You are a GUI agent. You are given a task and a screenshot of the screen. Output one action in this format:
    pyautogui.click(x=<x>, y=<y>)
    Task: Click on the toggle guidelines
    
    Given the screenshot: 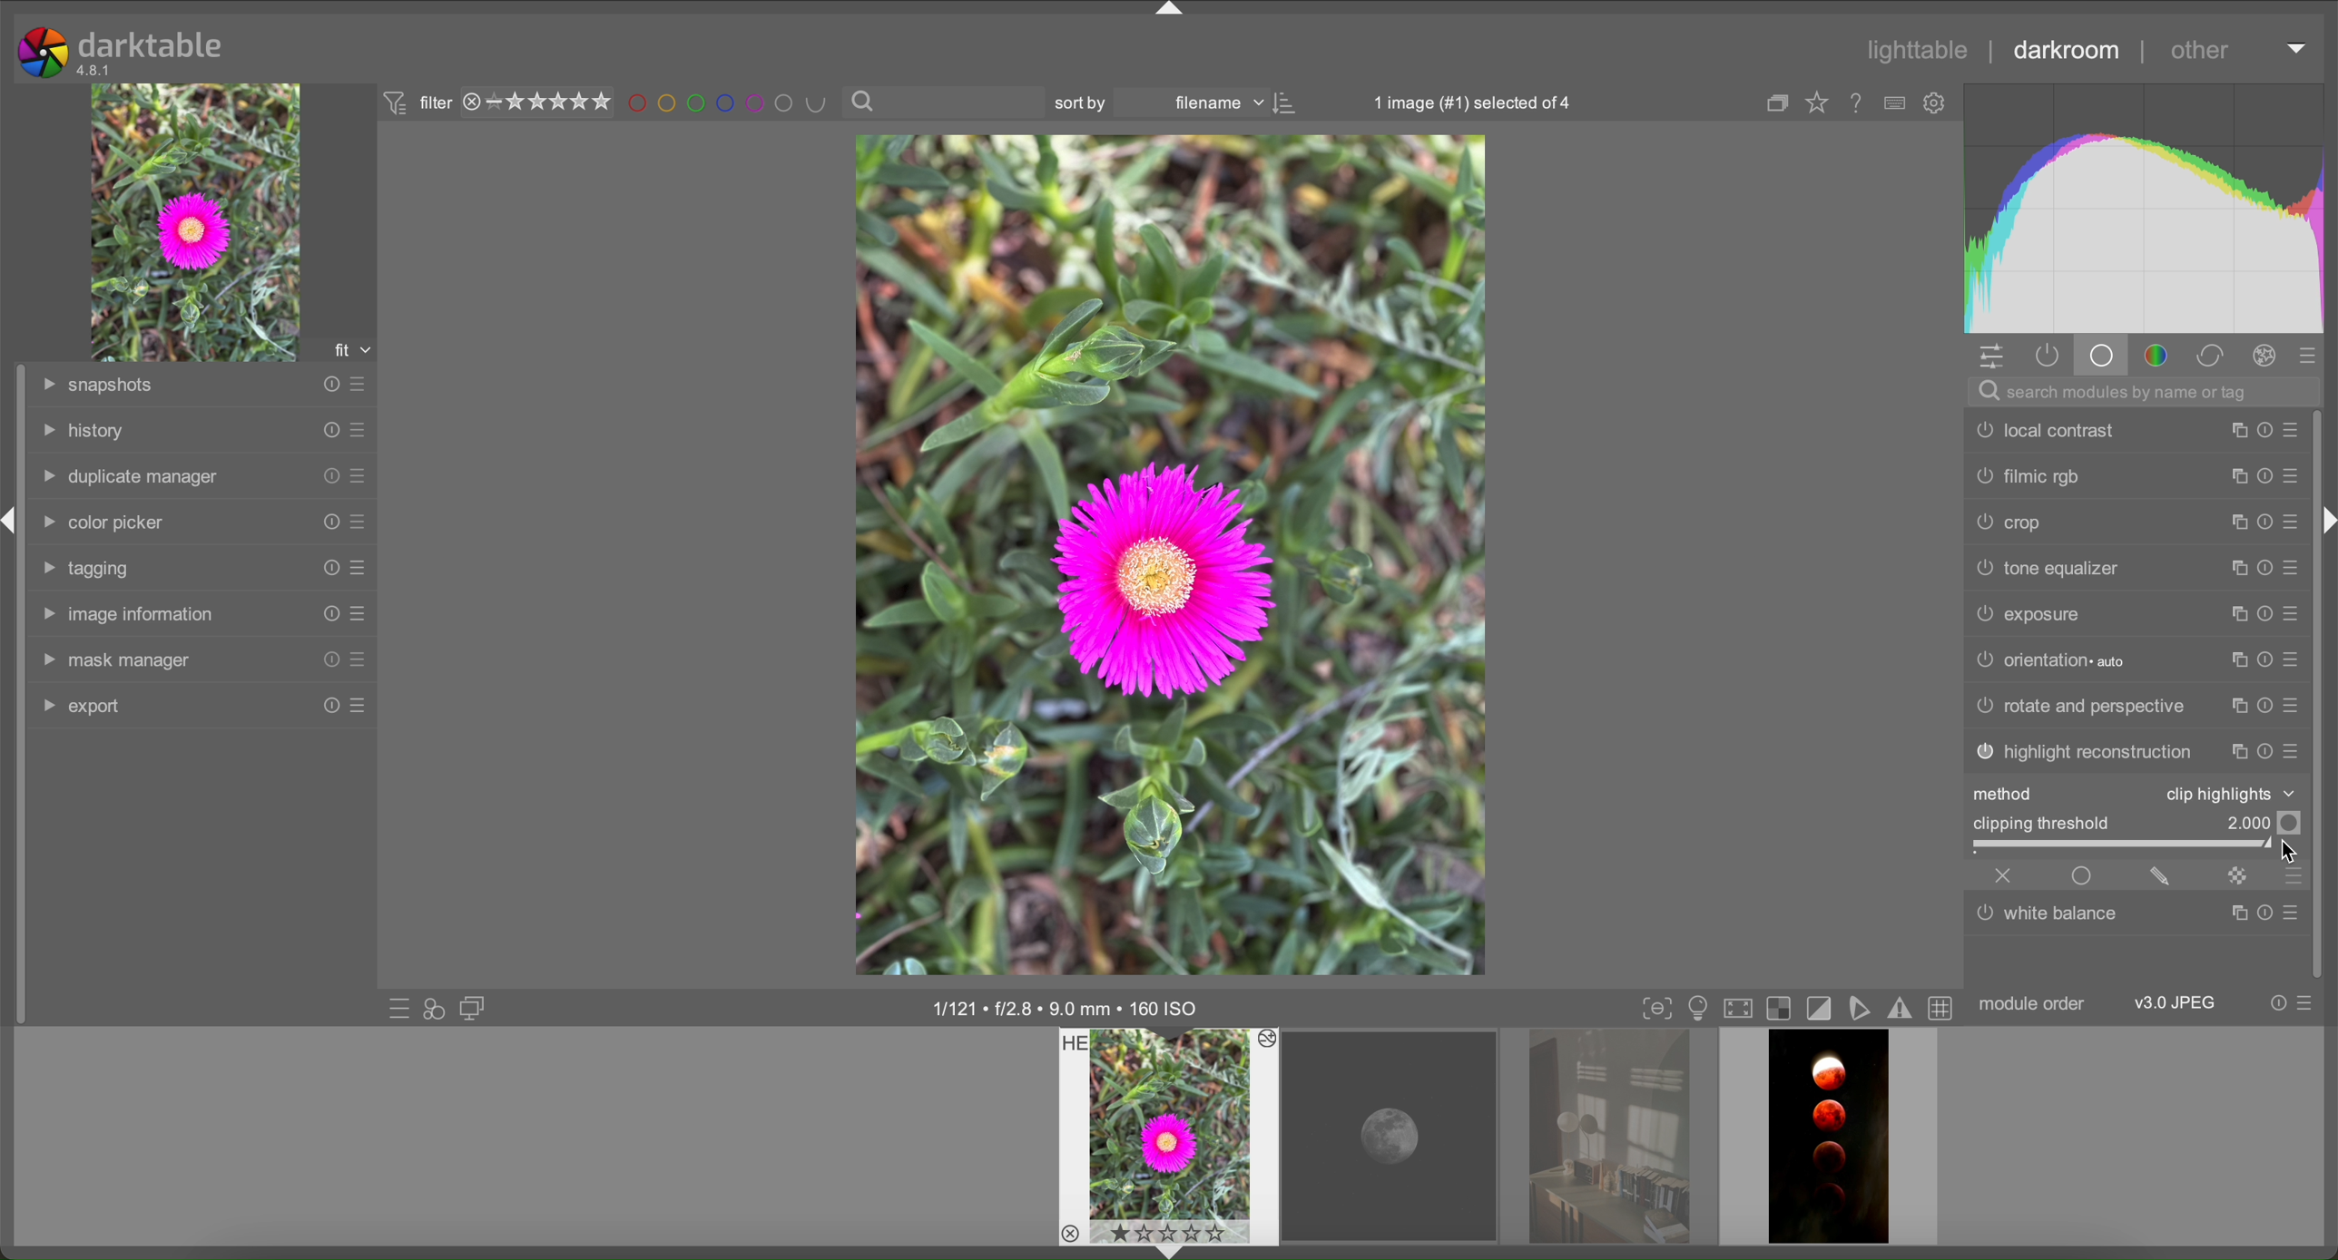 What is the action you would take?
    pyautogui.click(x=1945, y=1010)
    